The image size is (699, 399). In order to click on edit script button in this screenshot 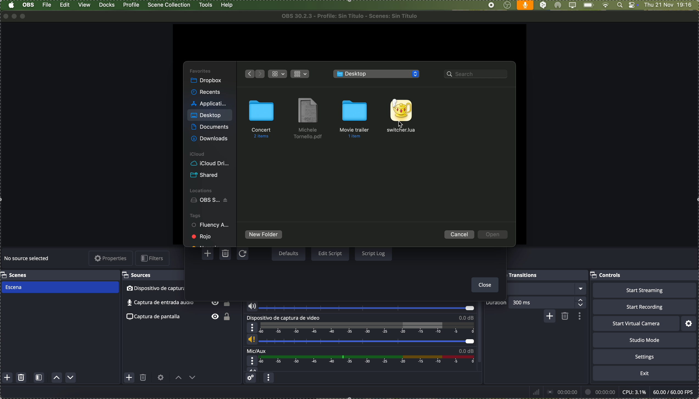, I will do `click(330, 254)`.